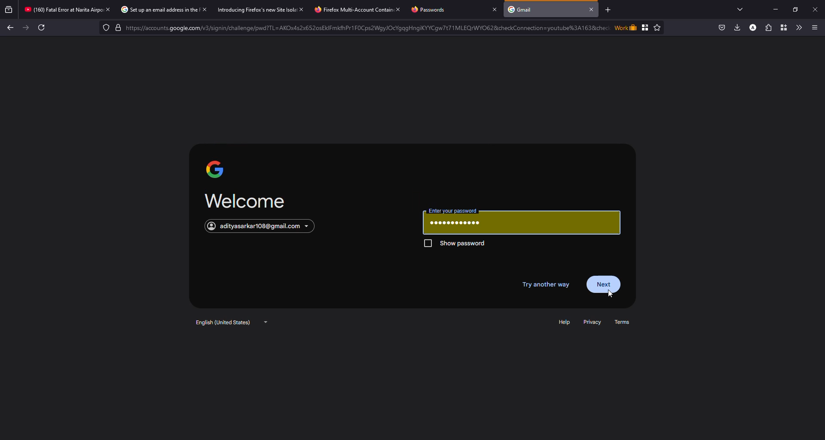 The height and width of the screenshot is (440, 825). I want to click on view recent, so click(8, 9).